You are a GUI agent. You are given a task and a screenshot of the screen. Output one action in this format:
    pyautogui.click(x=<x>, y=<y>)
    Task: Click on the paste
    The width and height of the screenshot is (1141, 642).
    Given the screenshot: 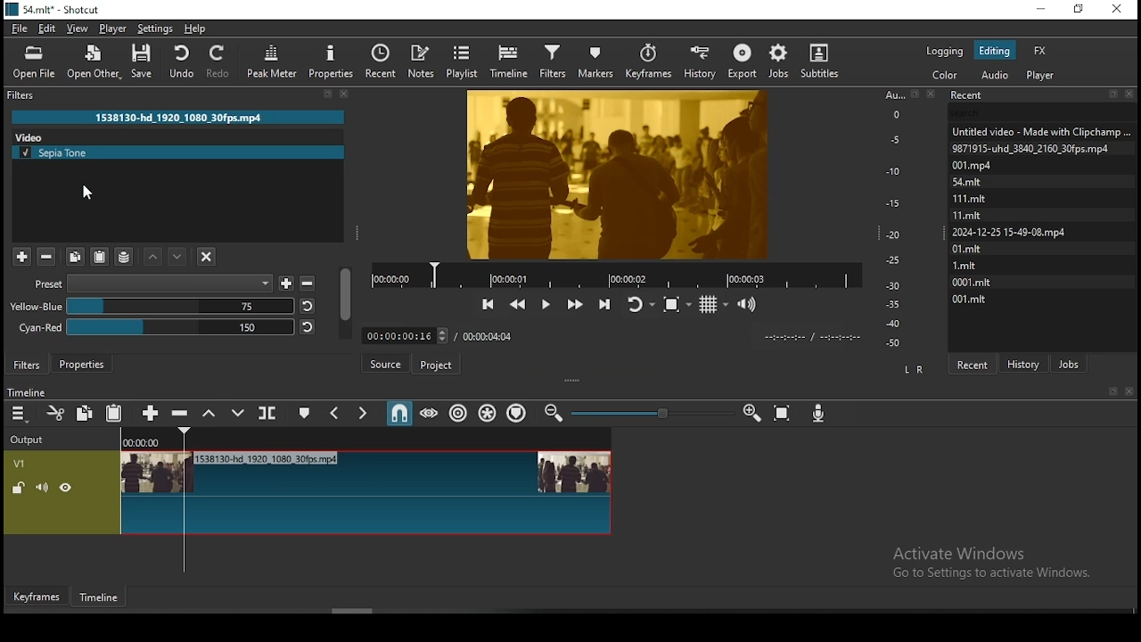 What is the action you would take?
    pyautogui.click(x=116, y=413)
    